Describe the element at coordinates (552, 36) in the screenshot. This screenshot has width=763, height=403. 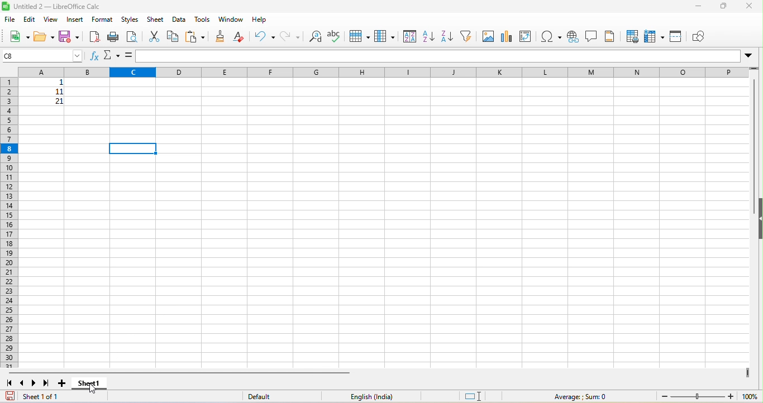
I see `special characters` at that location.